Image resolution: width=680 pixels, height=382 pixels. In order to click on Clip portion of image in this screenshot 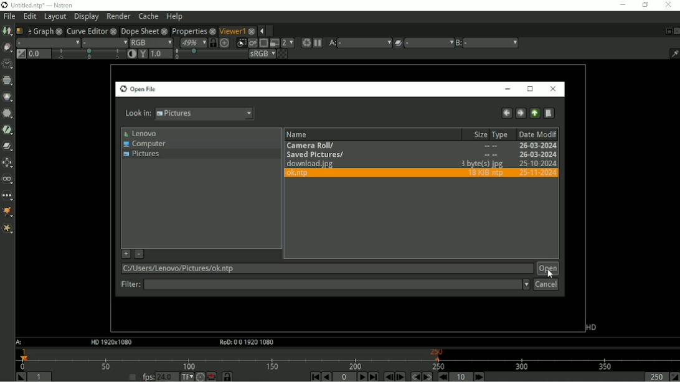, I will do `click(242, 43)`.